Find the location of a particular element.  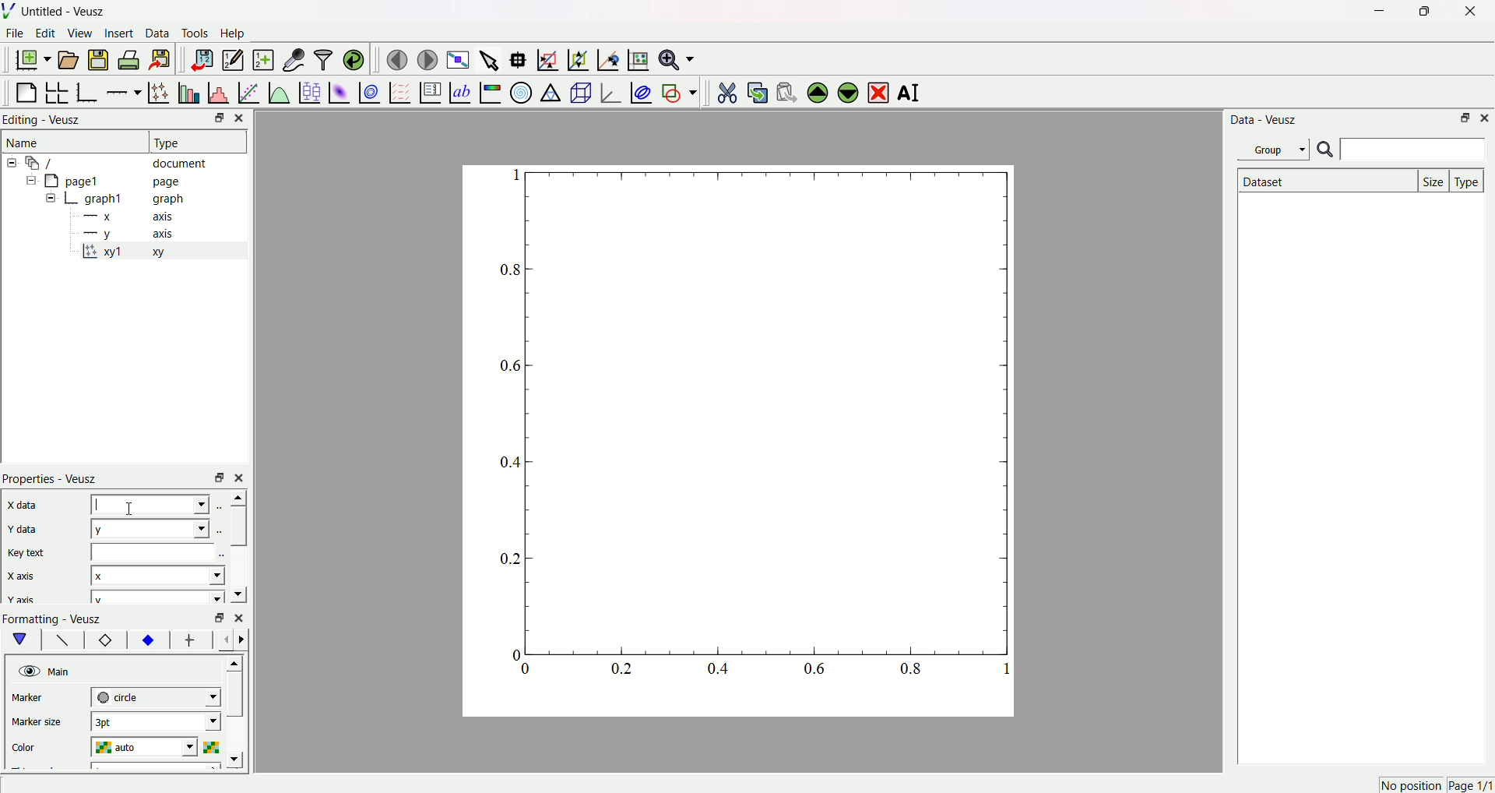

background is located at coordinates (63, 642).